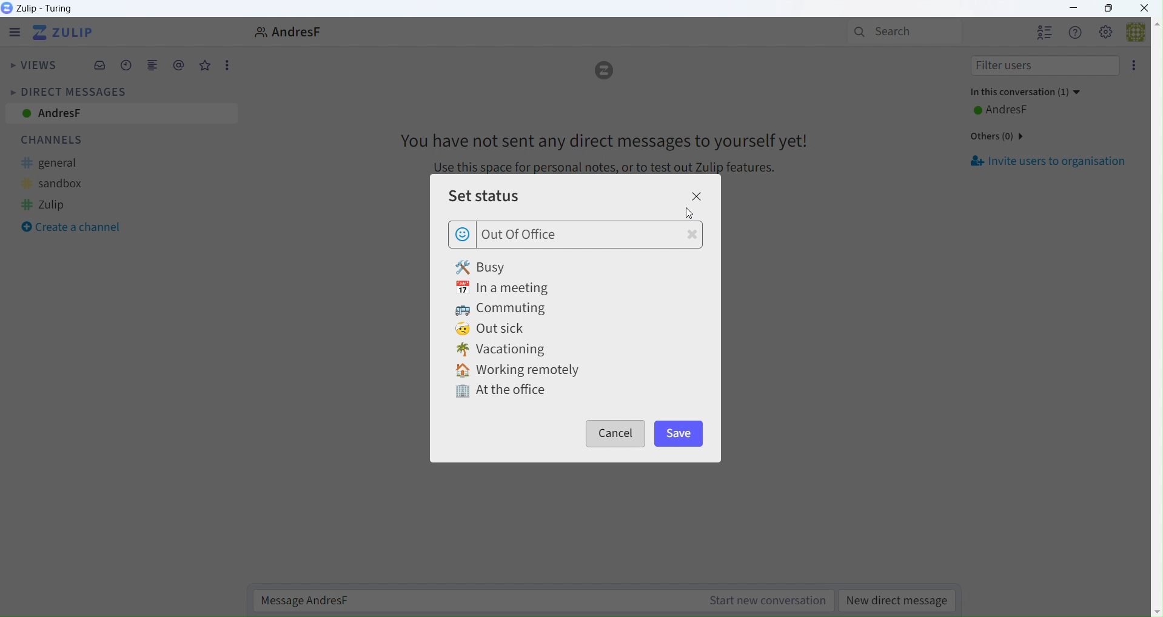  Describe the element at coordinates (689, 214) in the screenshot. I see `cursor` at that location.